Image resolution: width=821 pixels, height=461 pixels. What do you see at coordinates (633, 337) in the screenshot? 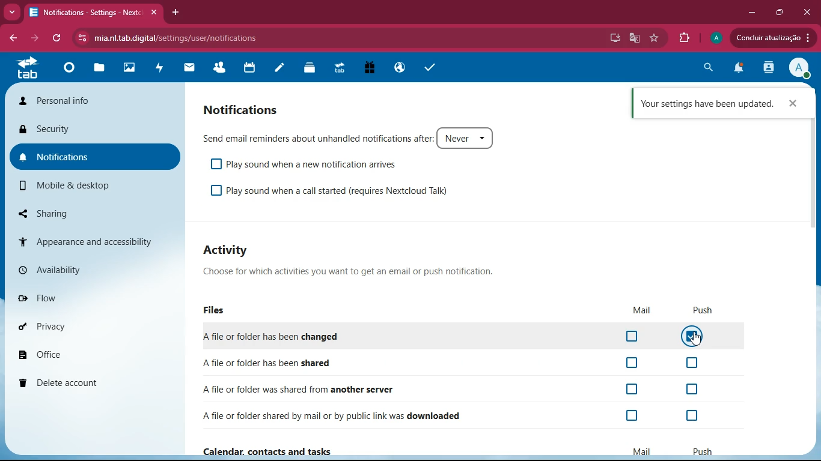
I see `off` at bounding box center [633, 337].